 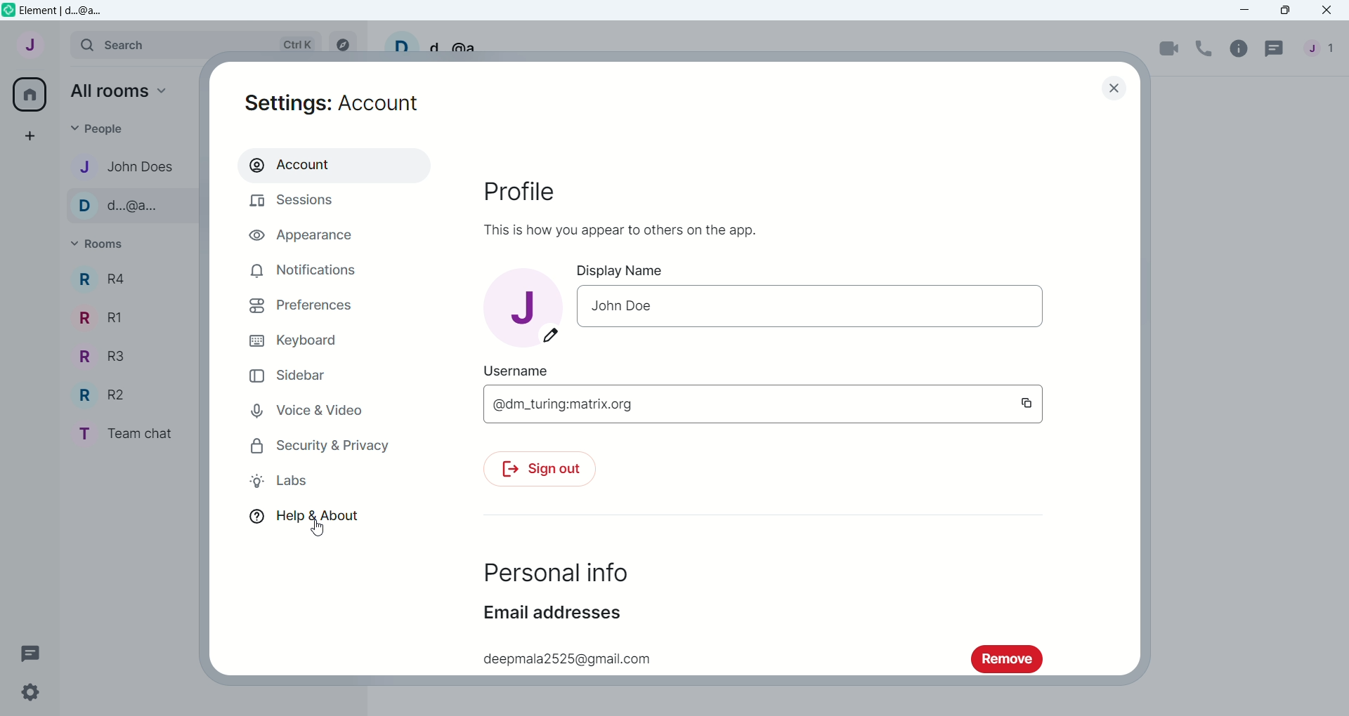 I want to click on cursor, so click(x=323, y=528).